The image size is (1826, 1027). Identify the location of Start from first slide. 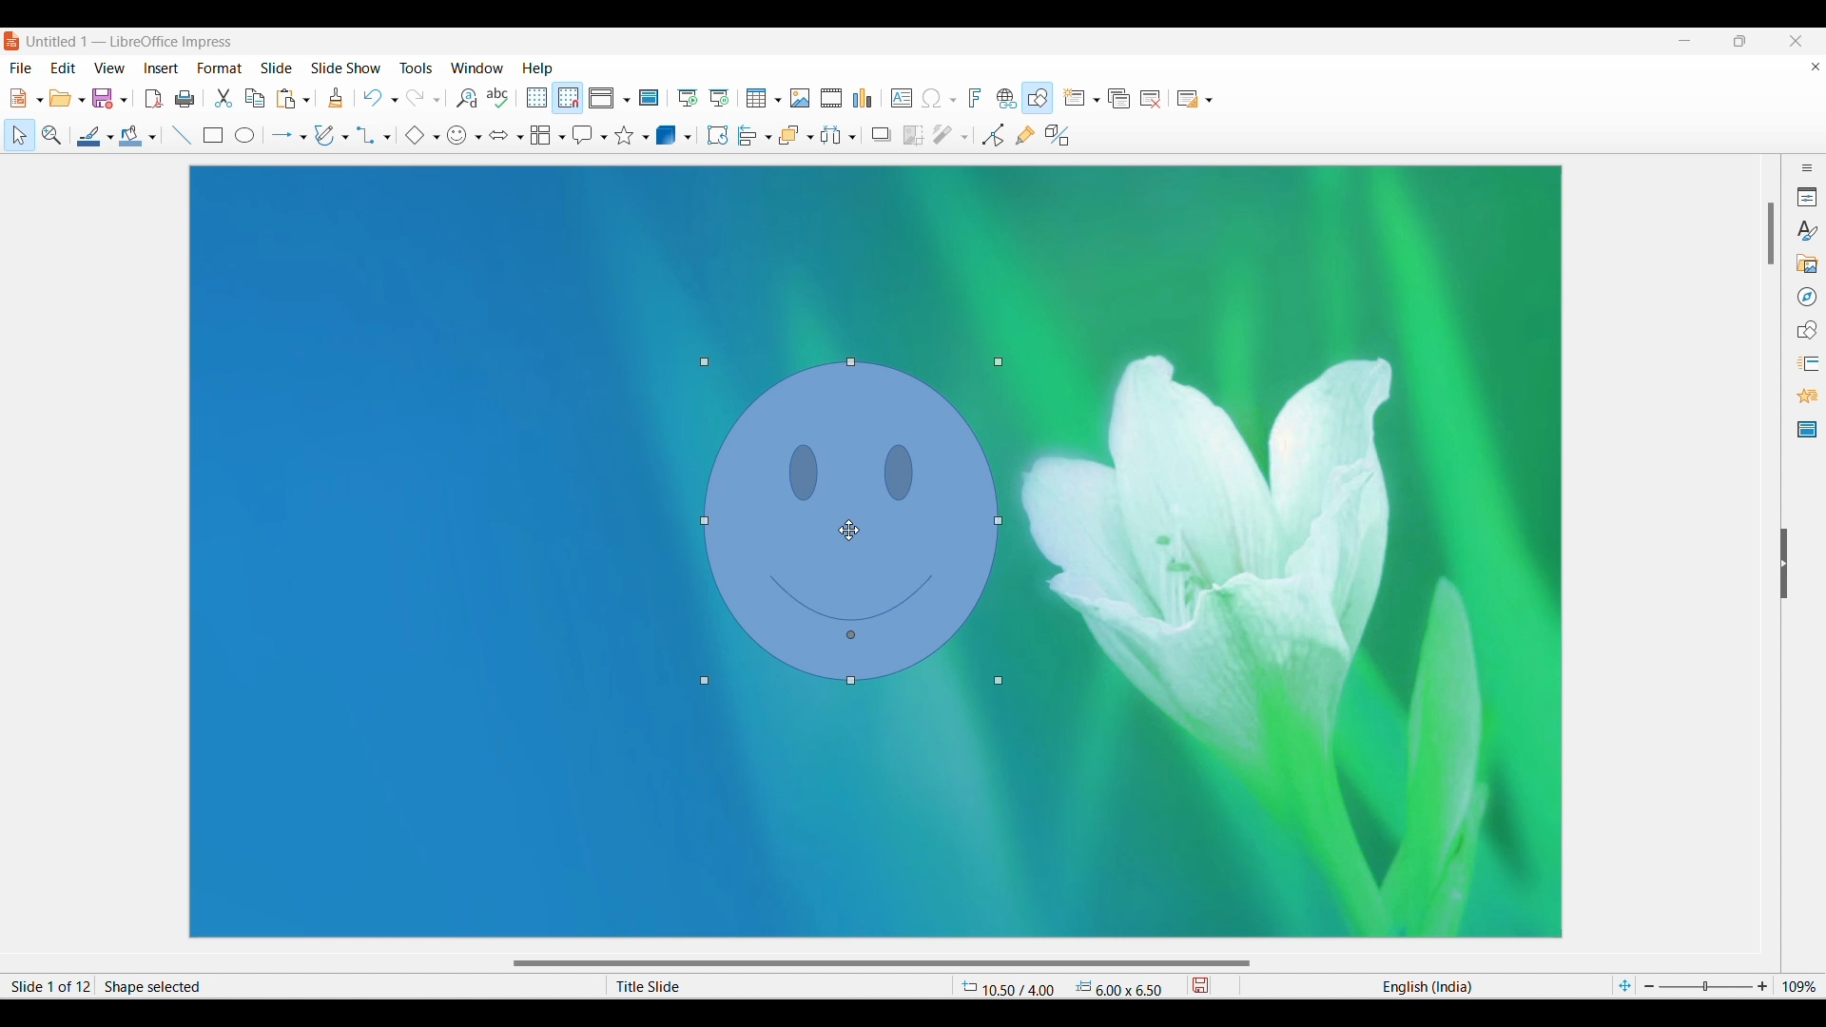
(687, 98).